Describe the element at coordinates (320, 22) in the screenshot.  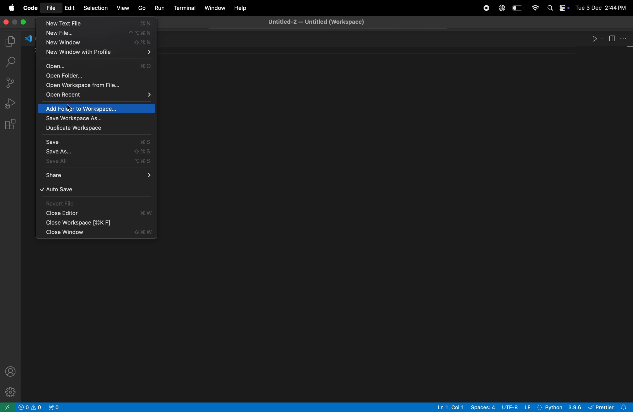
I see `untitled workspace` at that location.